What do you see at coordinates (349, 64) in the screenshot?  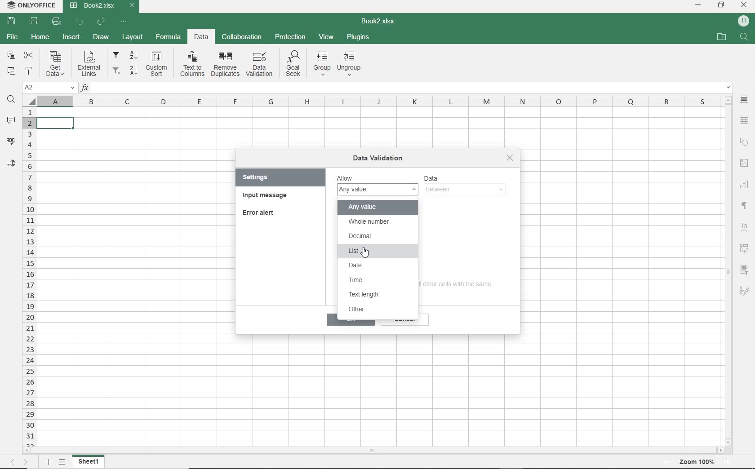 I see `ungroup` at bounding box center [349, 64].